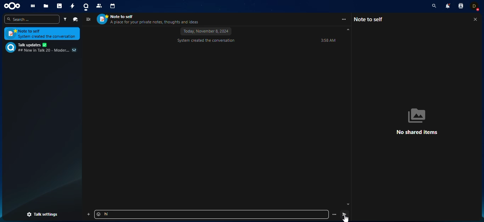 The width and height of the screenshot is (484, 222). What do you see at coordinates (46, 6) in the screenshot?
I see `files` at bounding box center [46, 6].